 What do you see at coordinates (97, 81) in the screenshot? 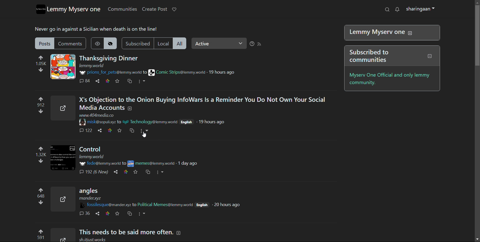
I see `share` at bounding box center [97, 81].